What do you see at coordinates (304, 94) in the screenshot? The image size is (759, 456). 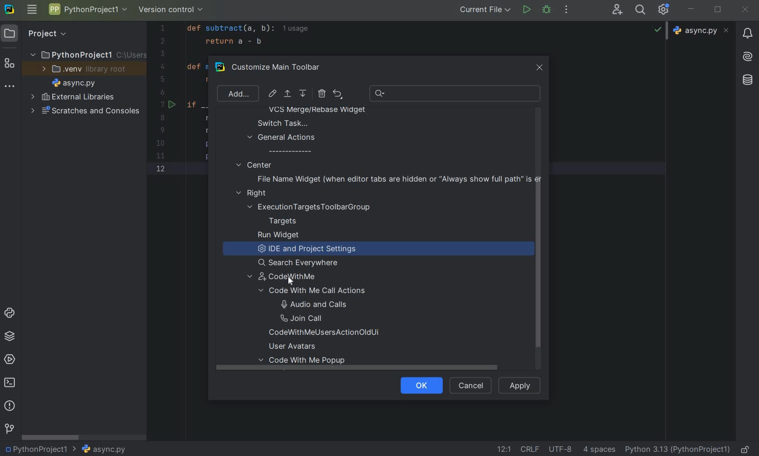 I see `MOVE DOWN` at bounding box center [304, 94].